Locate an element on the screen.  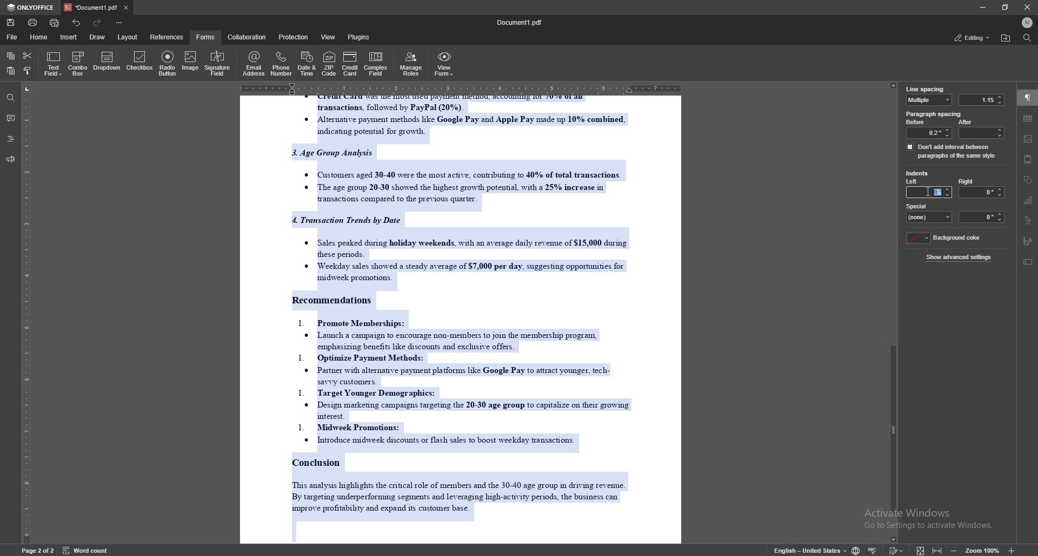
zip code is located at coordinates (329, 63).